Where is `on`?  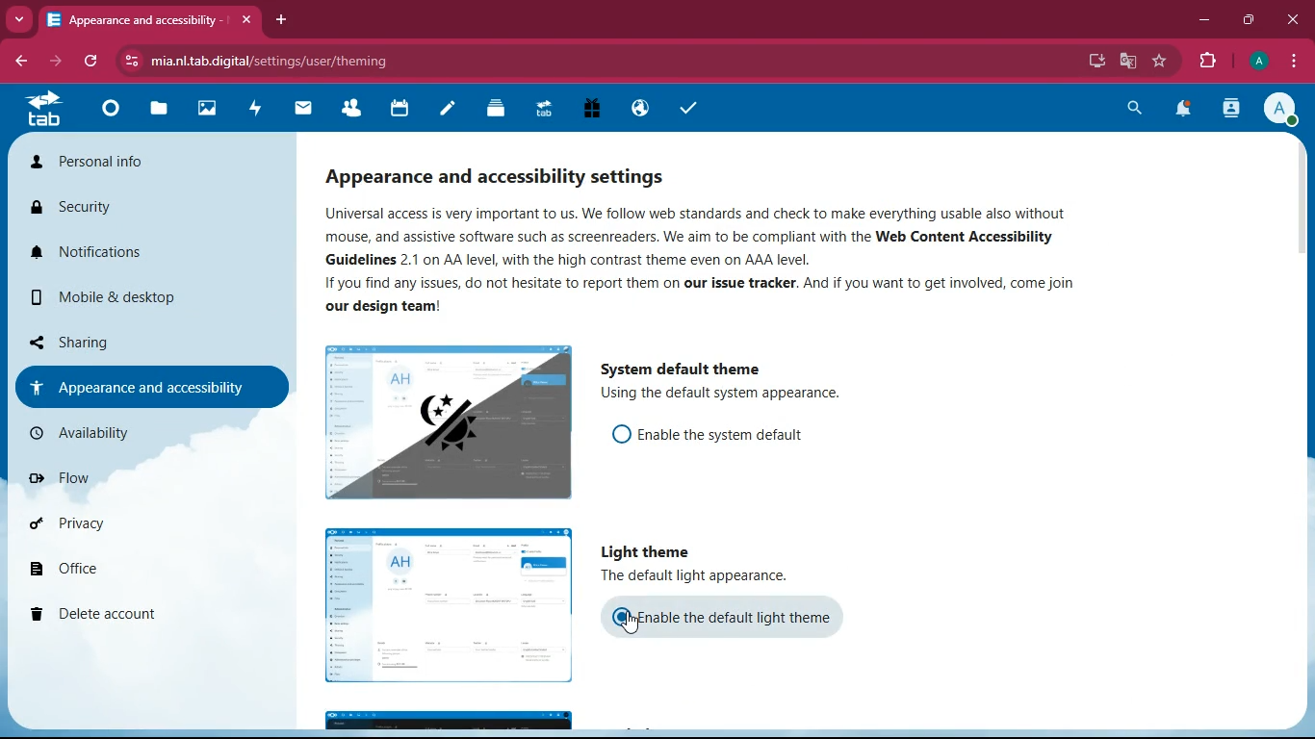
on is located at coordinates (624, 616).